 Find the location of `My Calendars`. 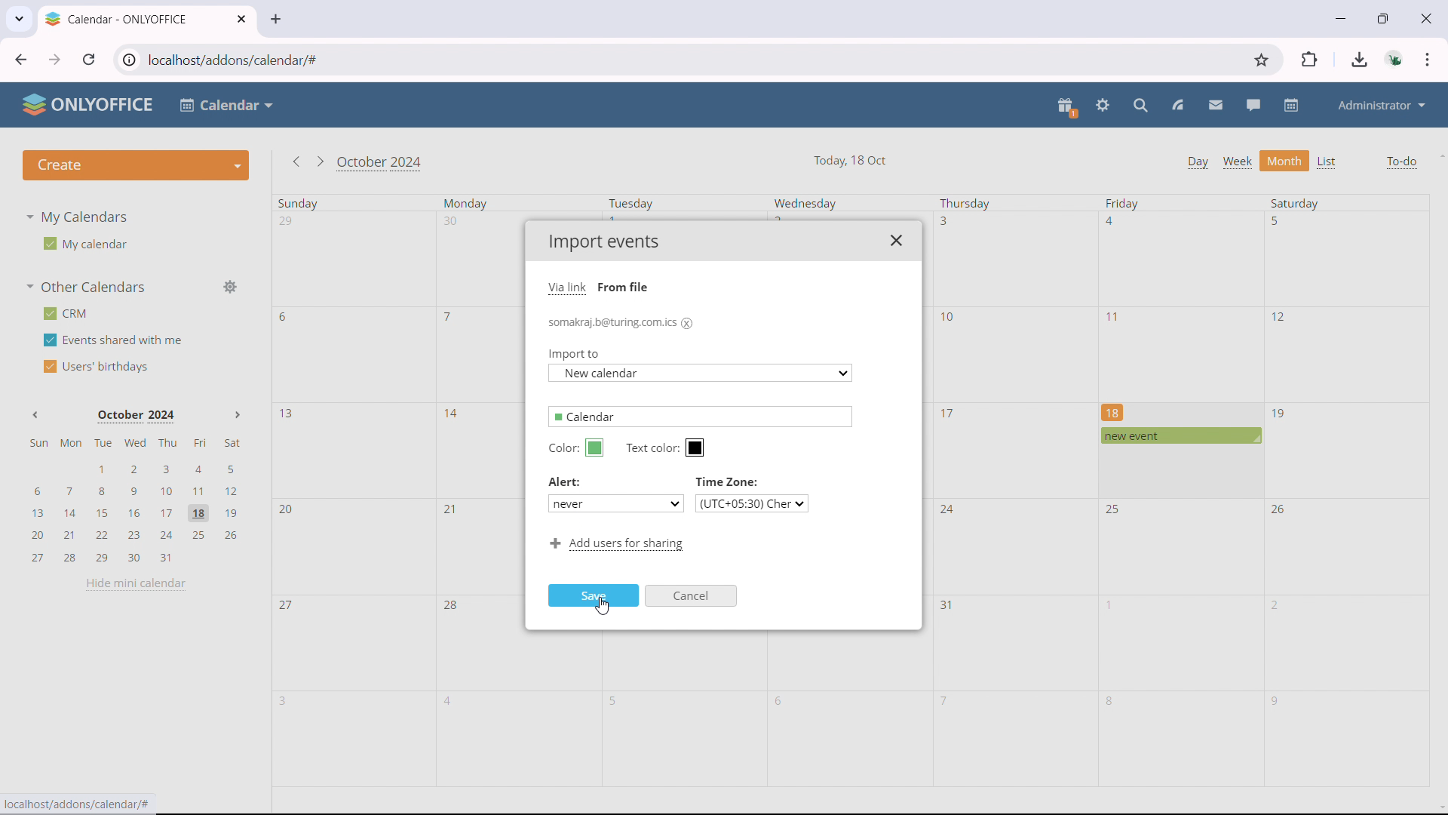

My Calendars is located at coordinates (79, 220).